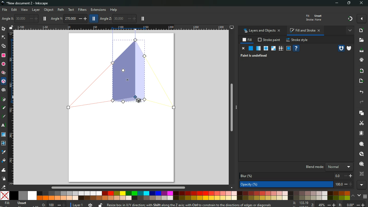 This screenshot has height=207, width=368. What do you see at coordinates (360, 81) in the screenshot?
I see `send` at bounding box center [360, 81].